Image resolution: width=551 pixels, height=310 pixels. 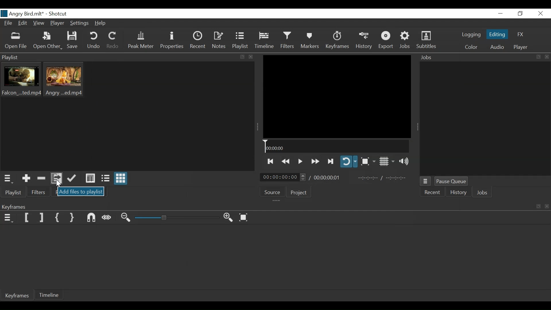 What do you see at coordinates (113, 41) in the screenshot?
I see `Redo` at bounding box center [113, 41].